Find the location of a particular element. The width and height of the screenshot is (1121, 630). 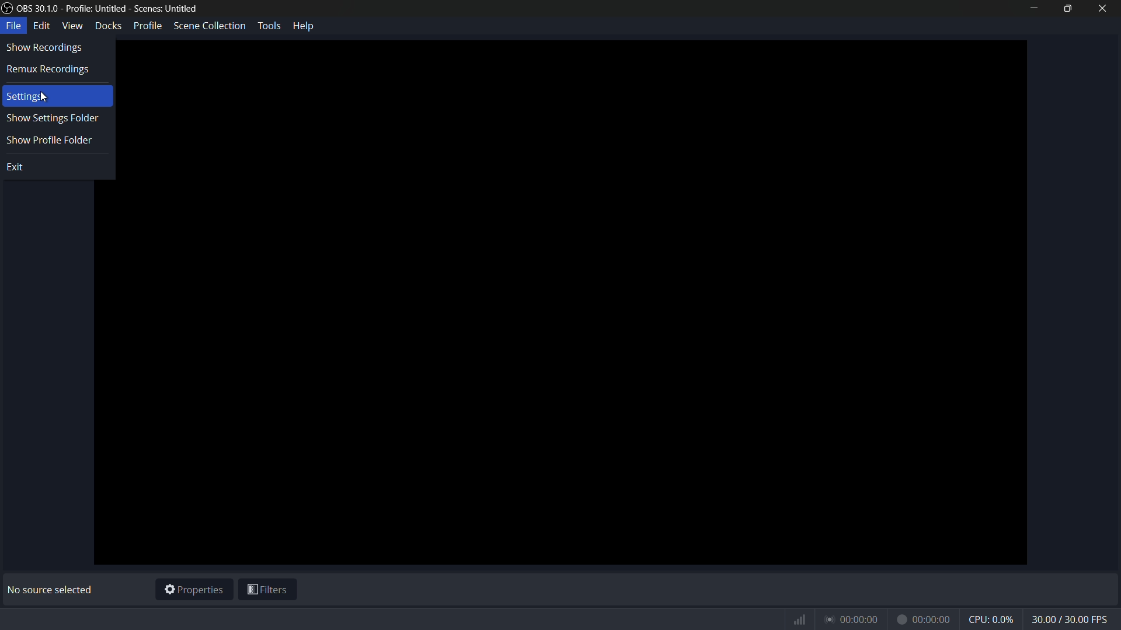

cpu usage is located at coordinates (993, 619).